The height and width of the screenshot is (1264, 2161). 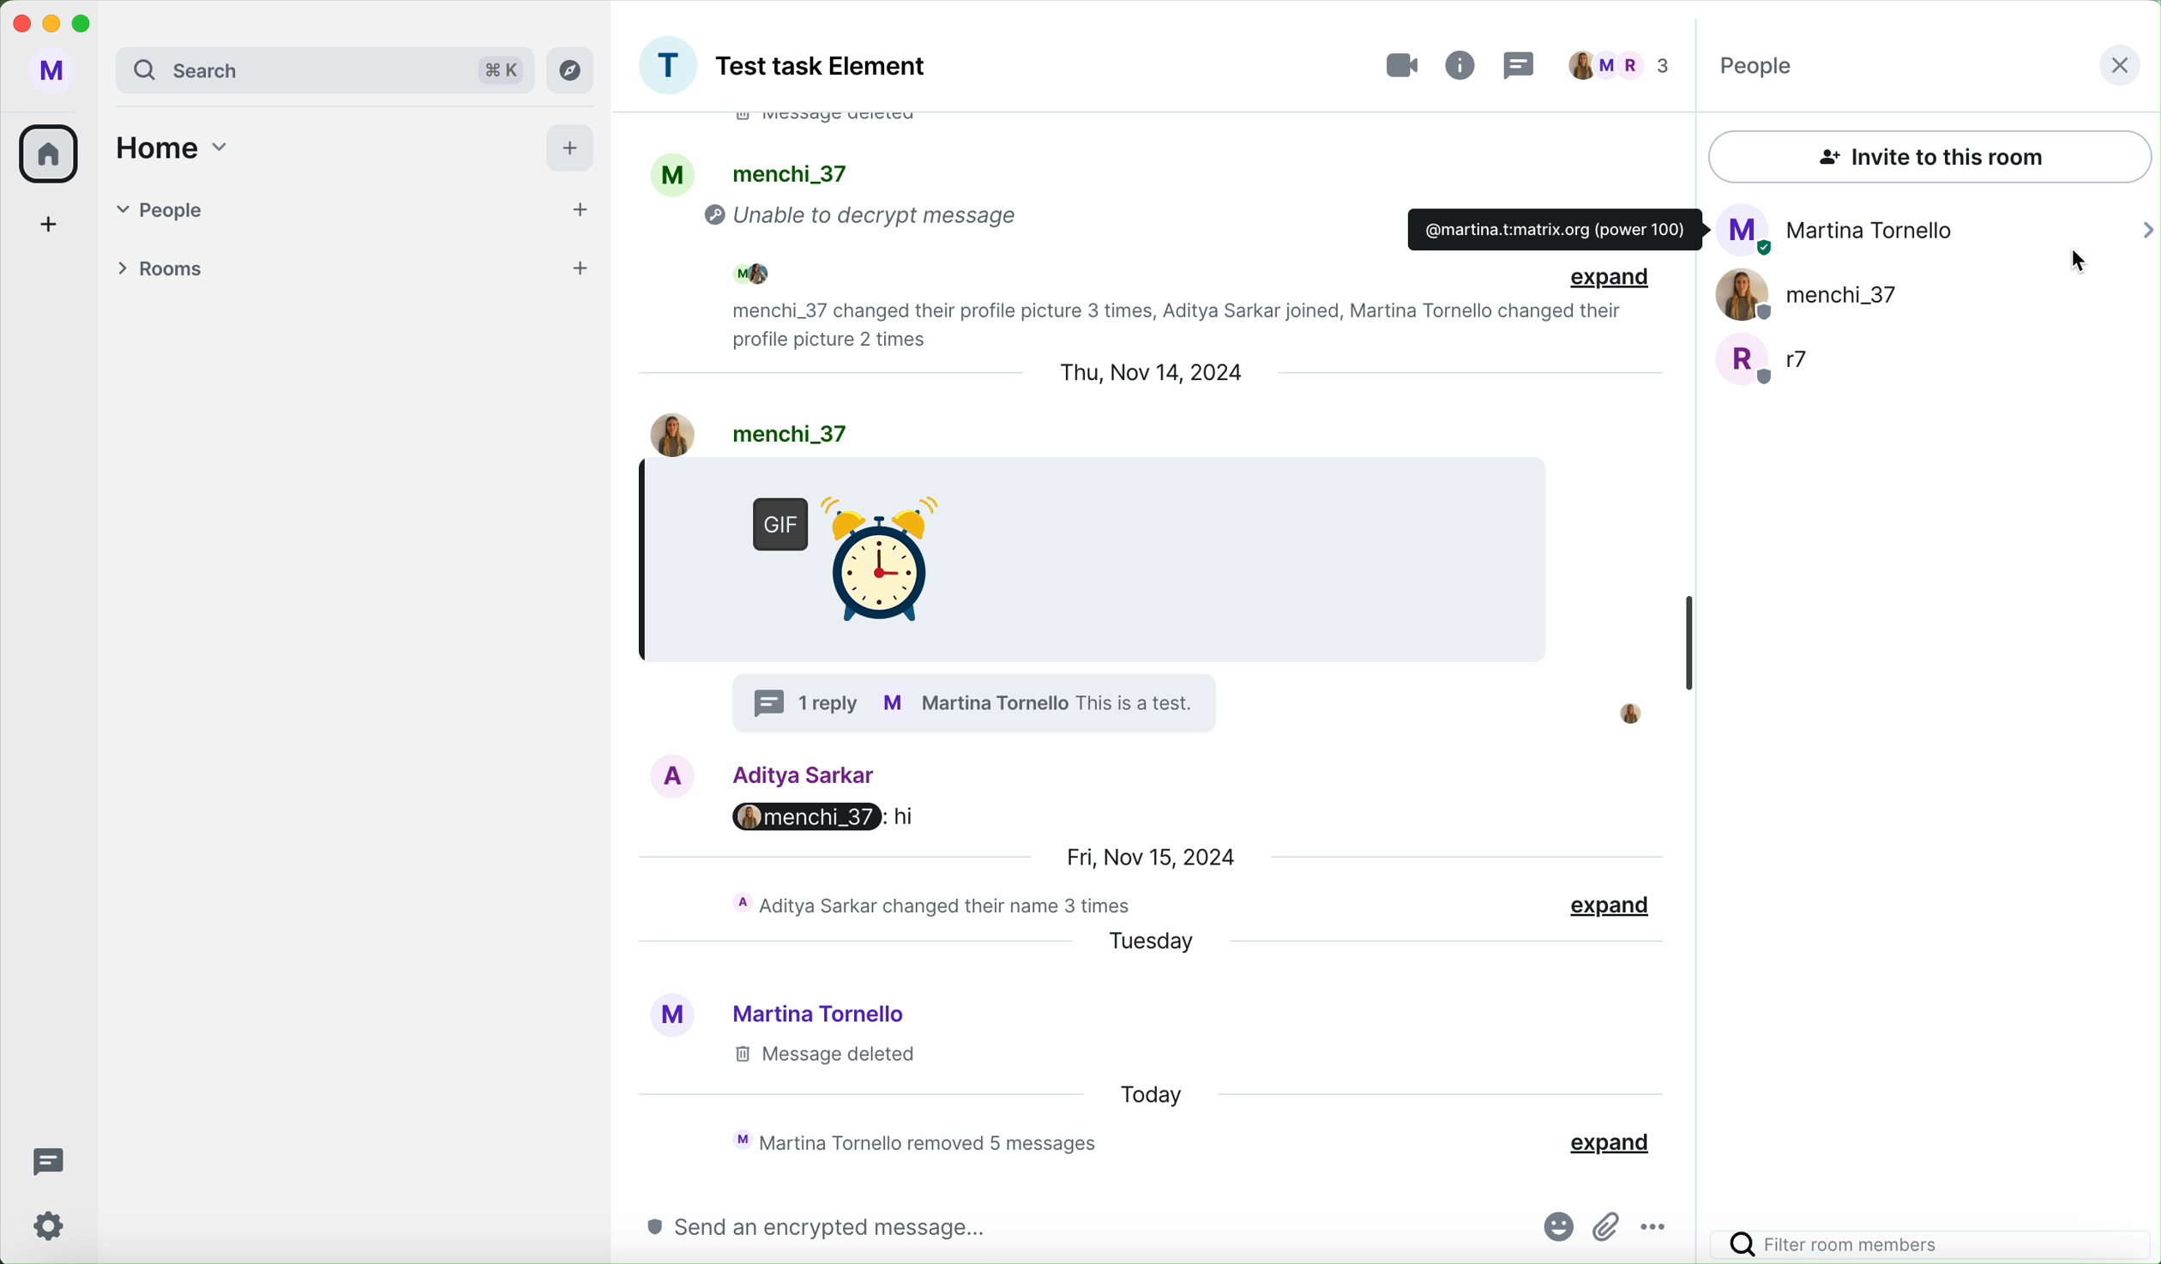 What do you see at coordinates (675, 173) in the screenshot?
I see `profile` at bounding box center [675, 173].